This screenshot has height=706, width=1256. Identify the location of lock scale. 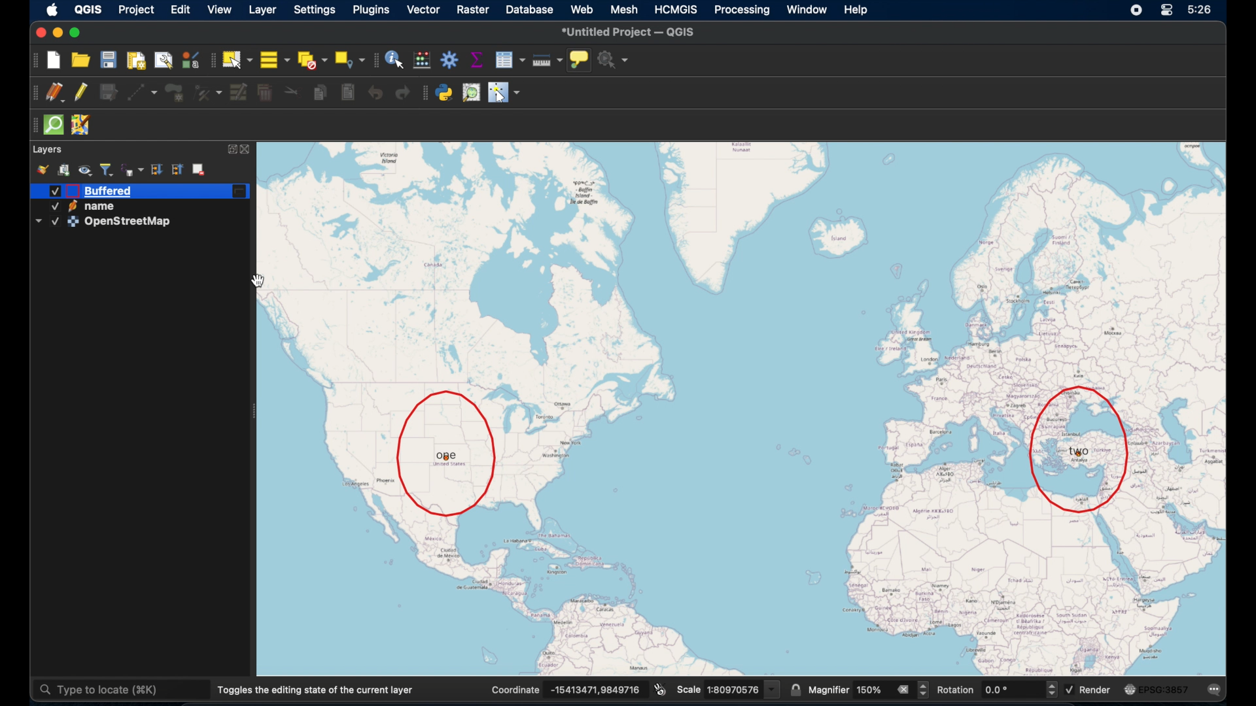
(795, 689).